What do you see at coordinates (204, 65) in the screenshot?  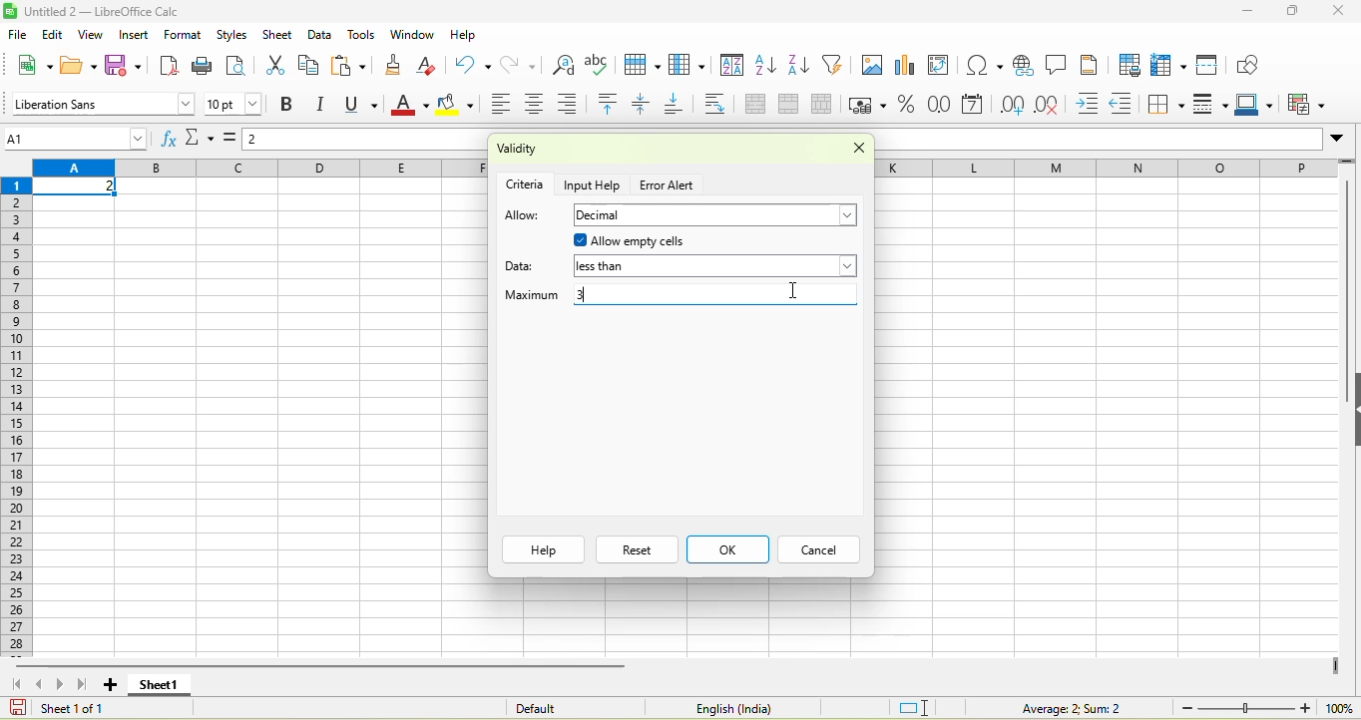 I see `print` at bounding box center [204, 65].